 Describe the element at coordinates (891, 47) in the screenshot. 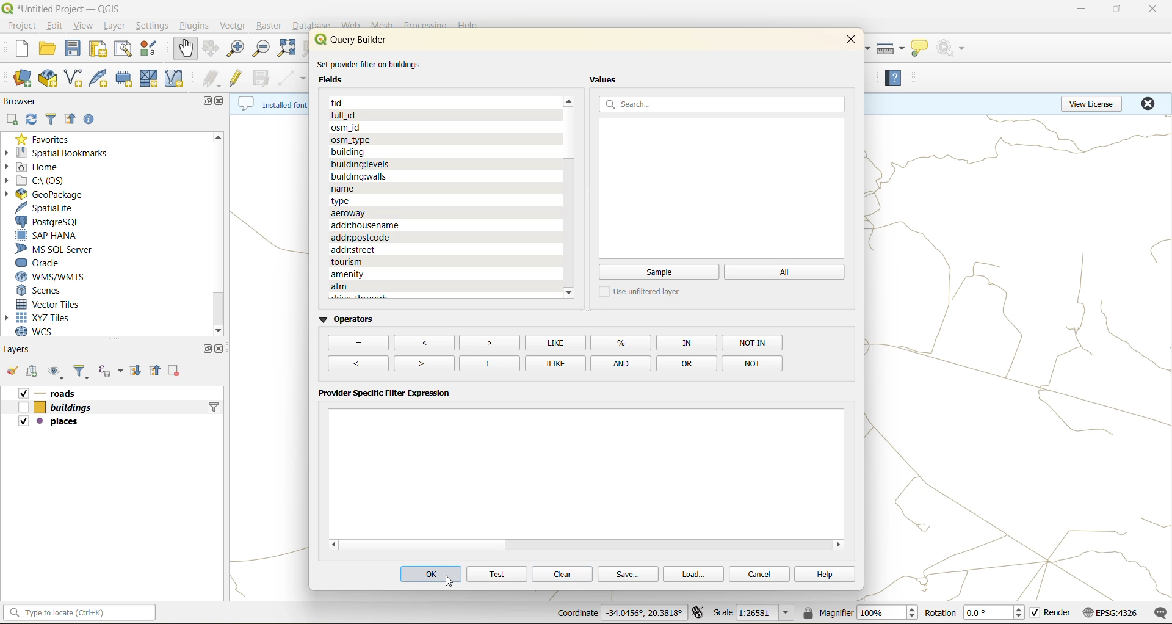

I see `measure line` at that location.